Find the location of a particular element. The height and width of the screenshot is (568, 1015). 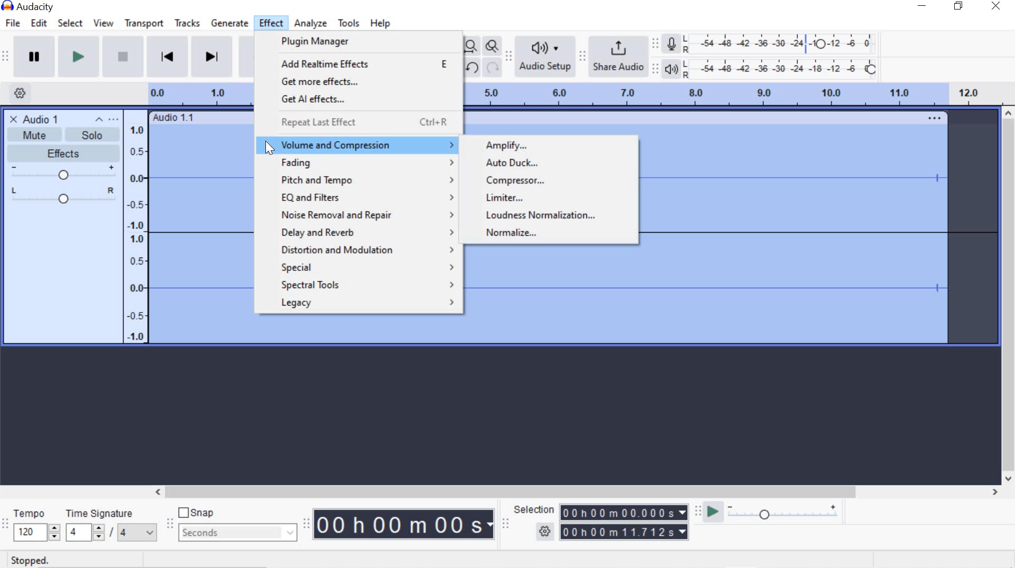

Open menu is located at coordinates (115, 120).